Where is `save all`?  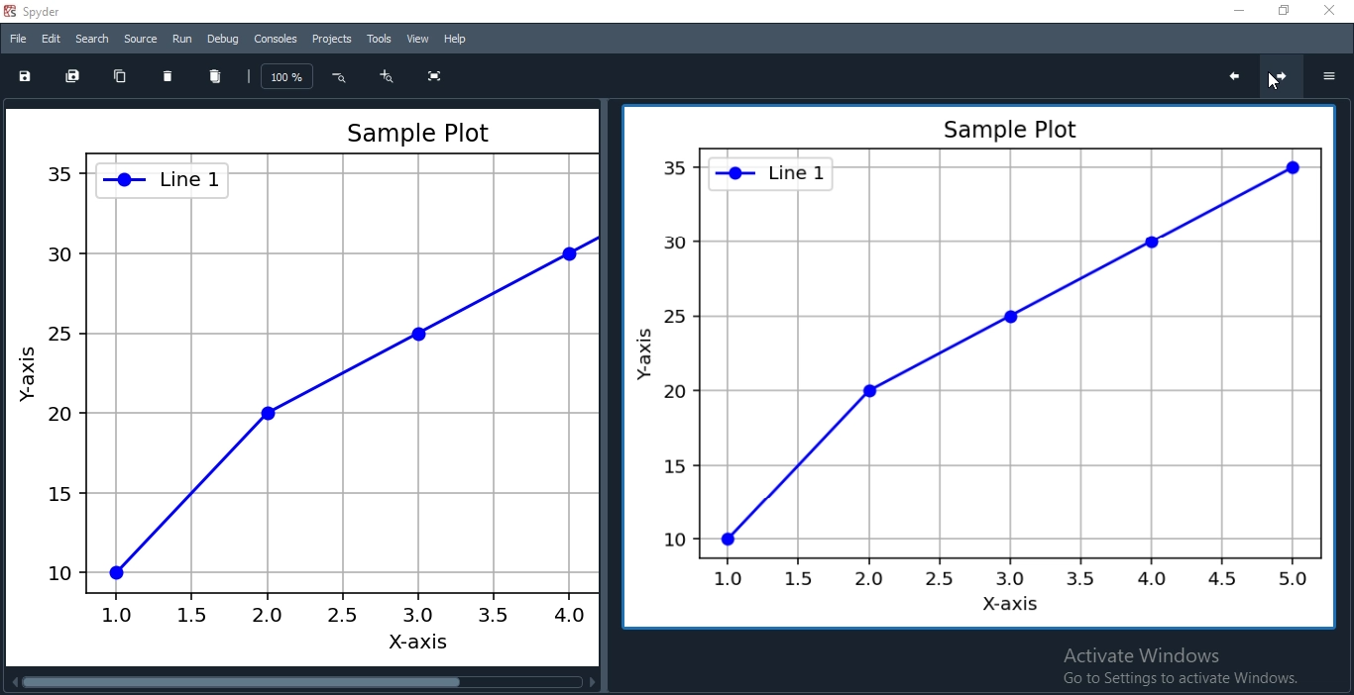
save all is located at coordinates (73, 75).